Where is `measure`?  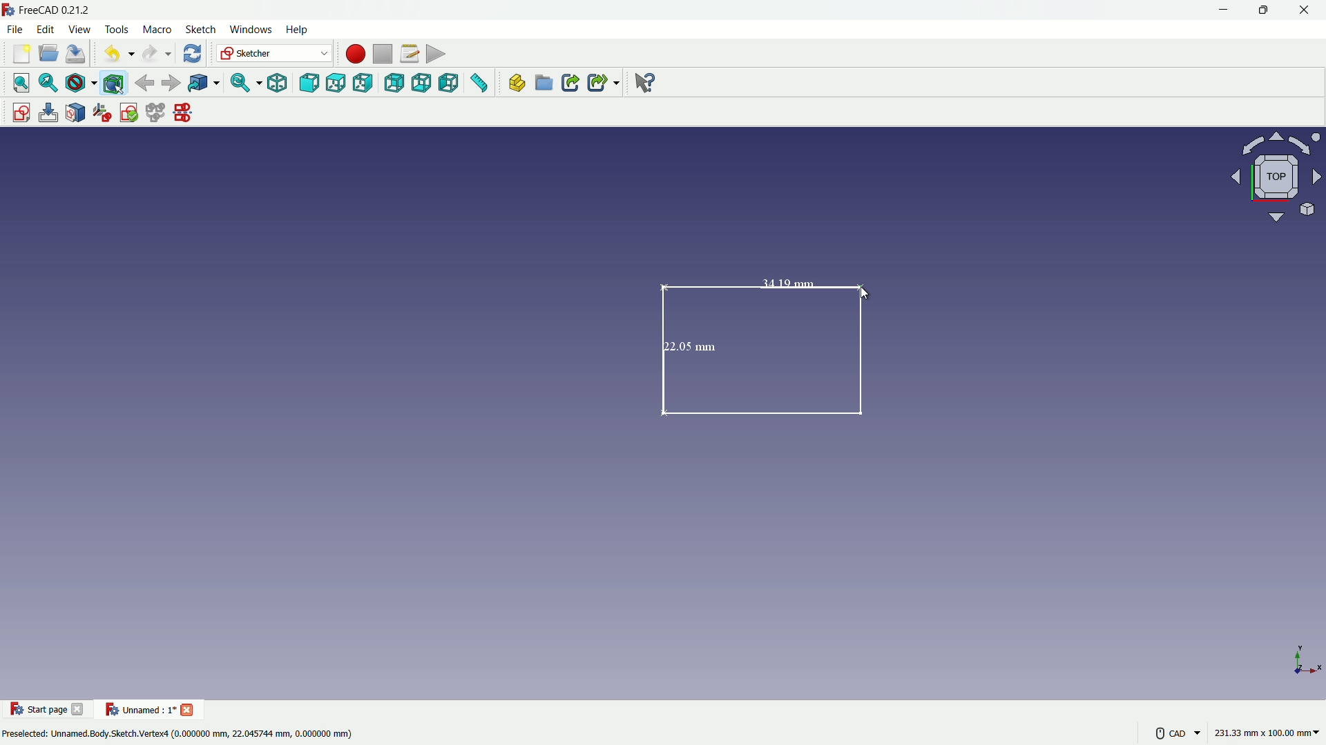 measure is located at coordinates (481, 85).